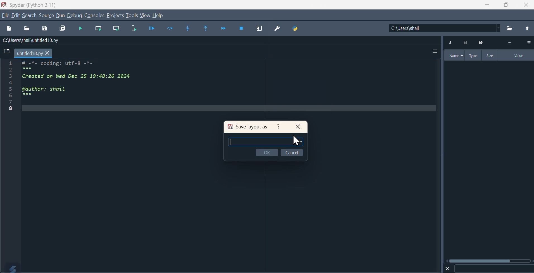 Image resolution: width=534 pixels, height=273 pixels. What do you see at coordinates (259, 29) in the screenshot?
I see `Maximise current window` at bounding box center [259, 29].